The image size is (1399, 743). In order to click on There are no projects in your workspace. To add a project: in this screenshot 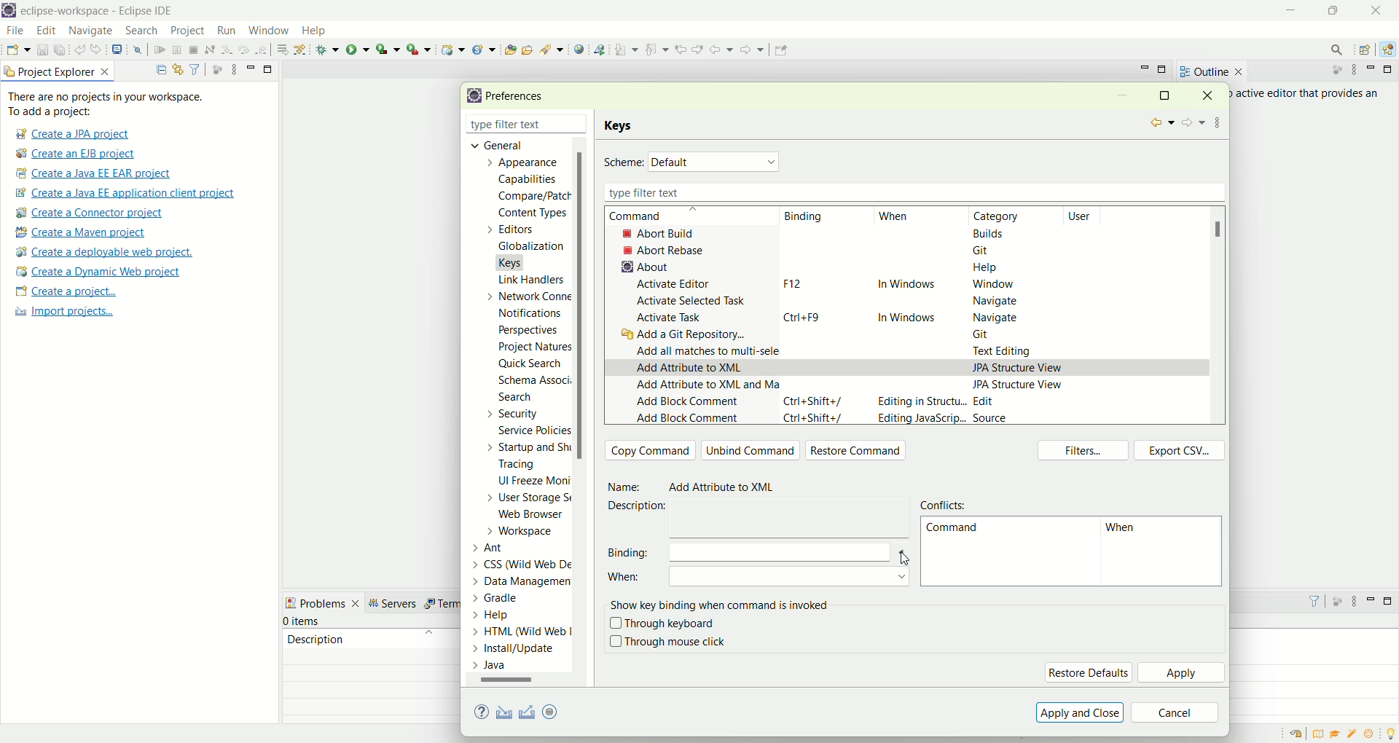, I will do `click(109, 104)`.